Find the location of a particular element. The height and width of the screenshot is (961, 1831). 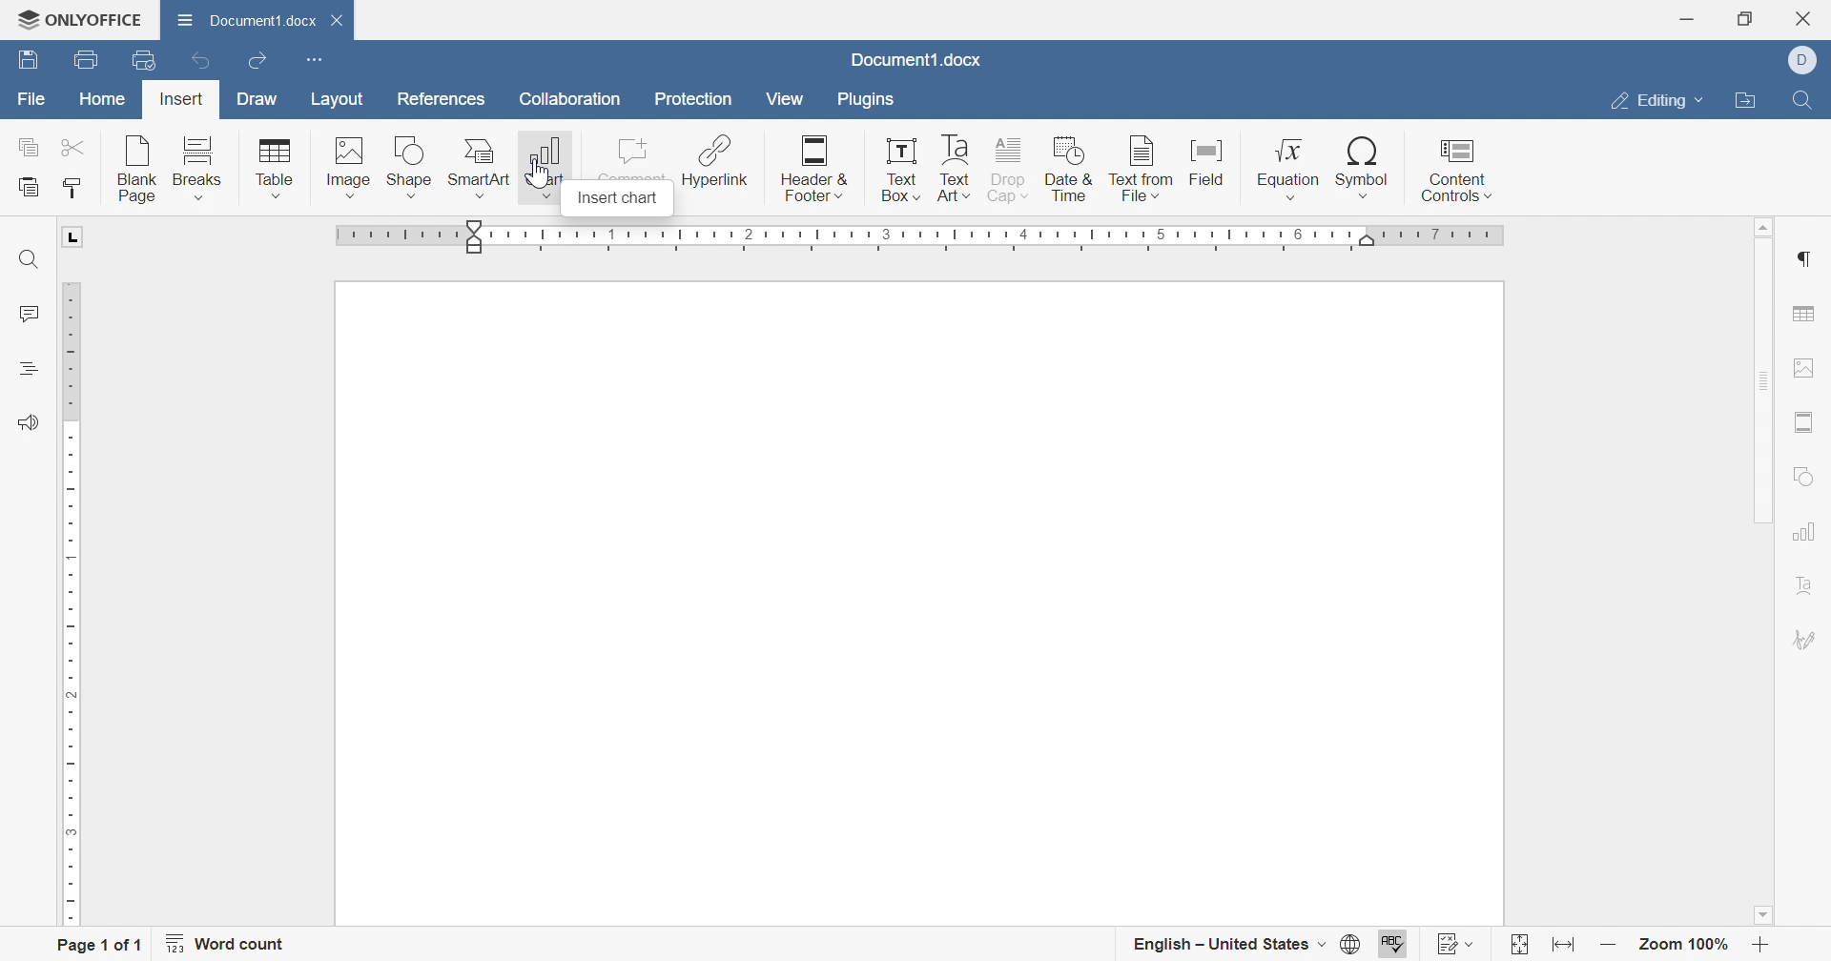

Page 1 of 1 is located at coordinates (97, 945).